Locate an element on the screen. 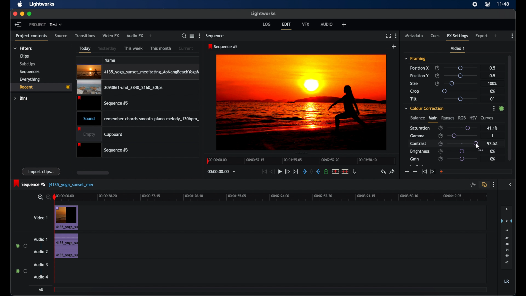 The width and height of the screenshot is (526, 296). rewind is located at coordinates (273, 172).